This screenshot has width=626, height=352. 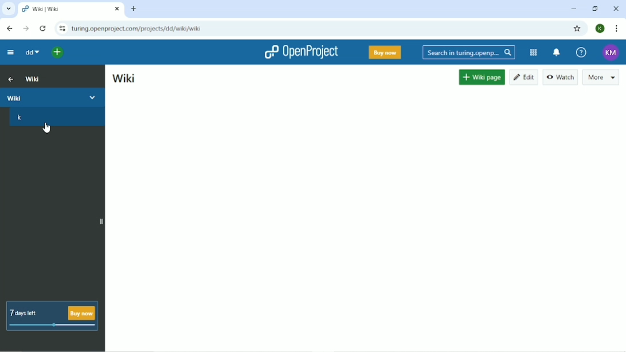 I want to click on turing.openproject.com/projects/dd/wiki/wiki, so click(x=141, y=29).